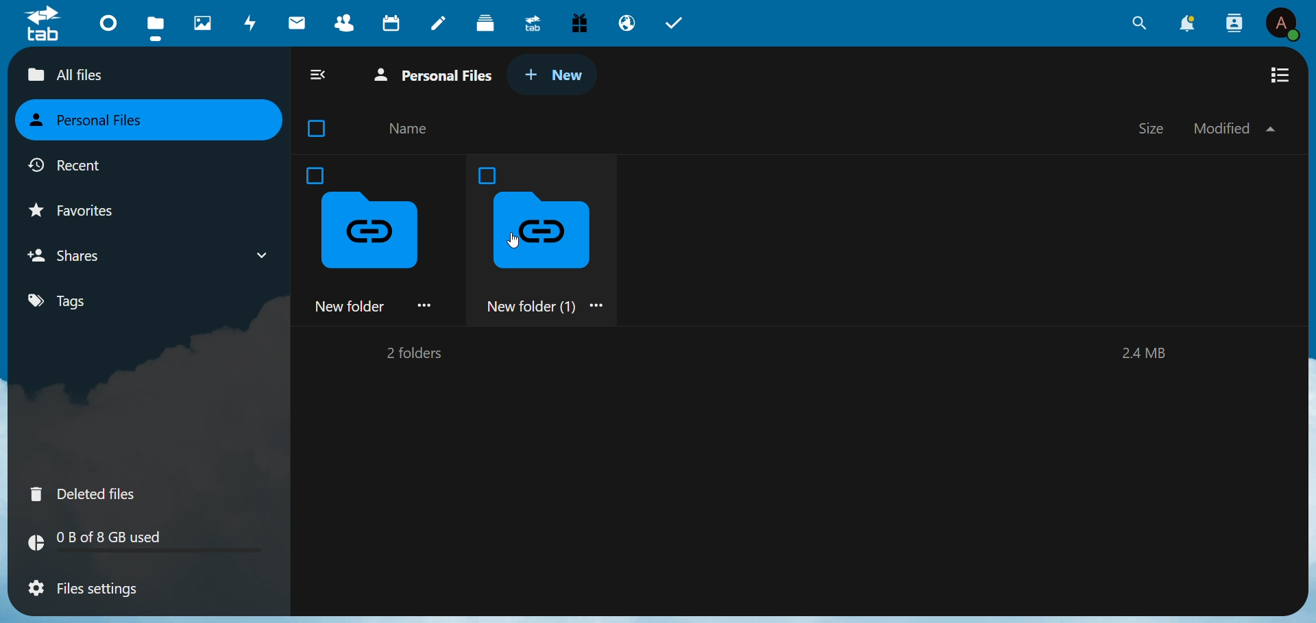  Describe the element at coordinates (1154, 127) in the screenshot. I see `size` at that location.